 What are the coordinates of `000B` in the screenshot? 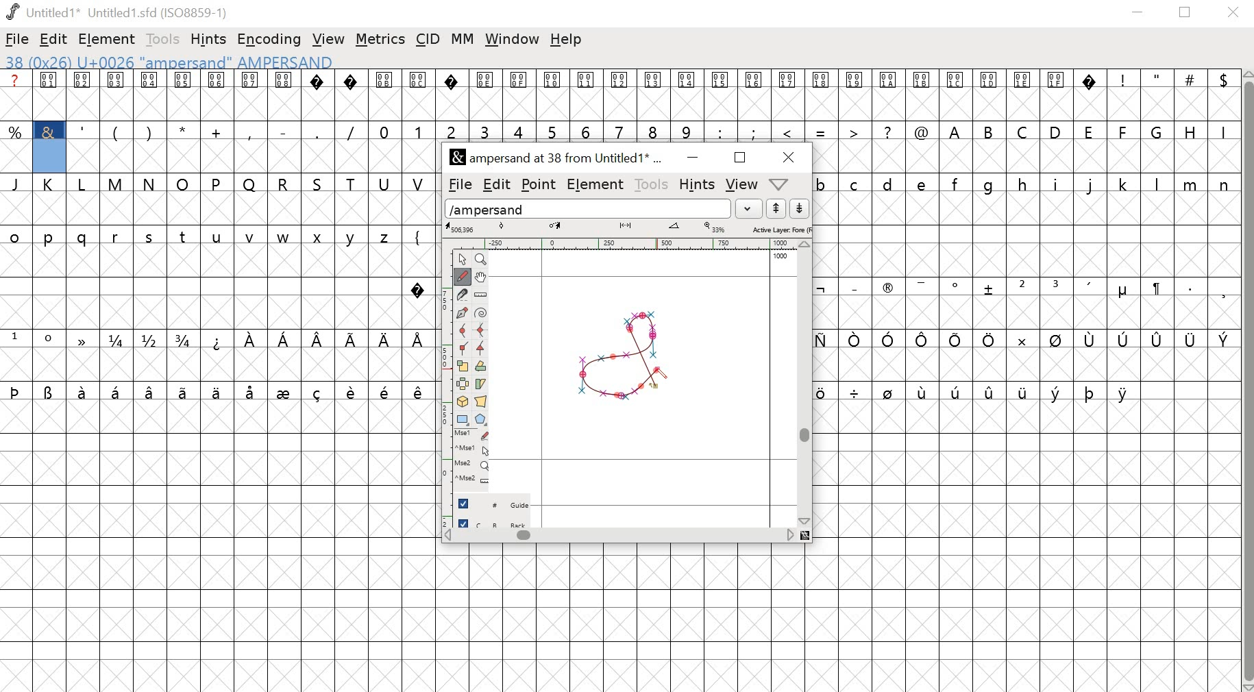 It's located at (384, 95).